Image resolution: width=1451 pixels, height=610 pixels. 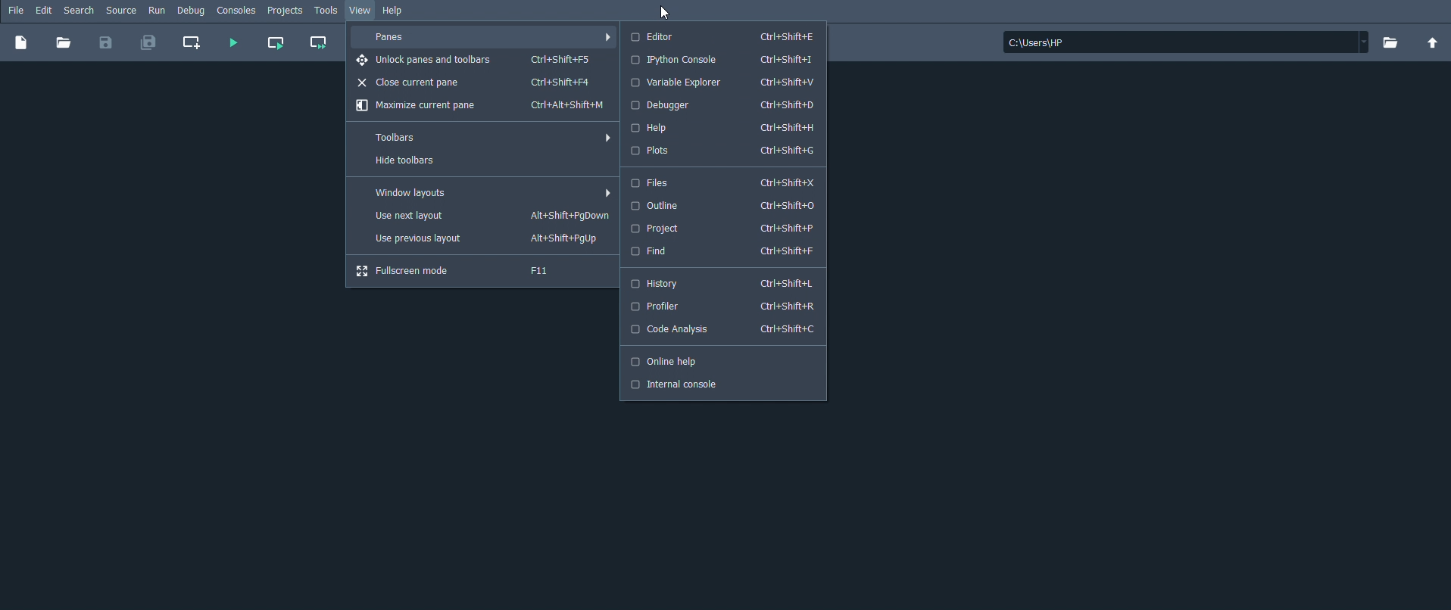 What do you see at coordinates (237, 11) in the screenshot?
I see `Consoles` at bounding box center [237, 11].